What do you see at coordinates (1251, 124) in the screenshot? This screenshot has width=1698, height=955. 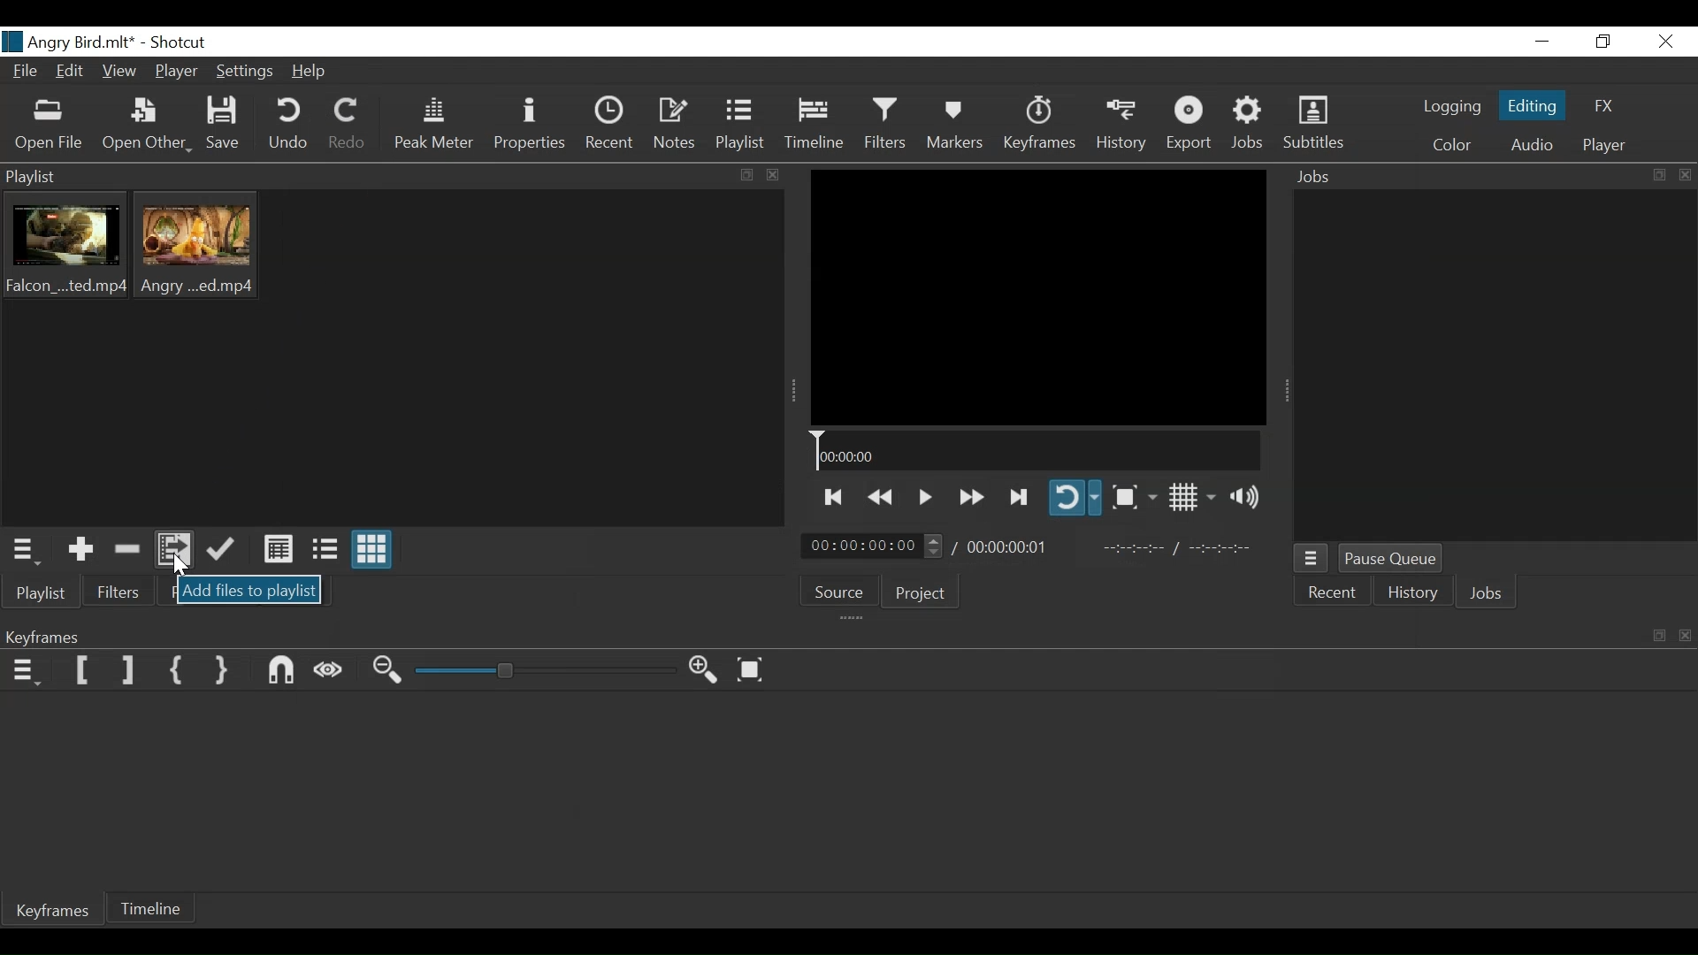 I see `Jobs ` at bounding box center [1251, 124].